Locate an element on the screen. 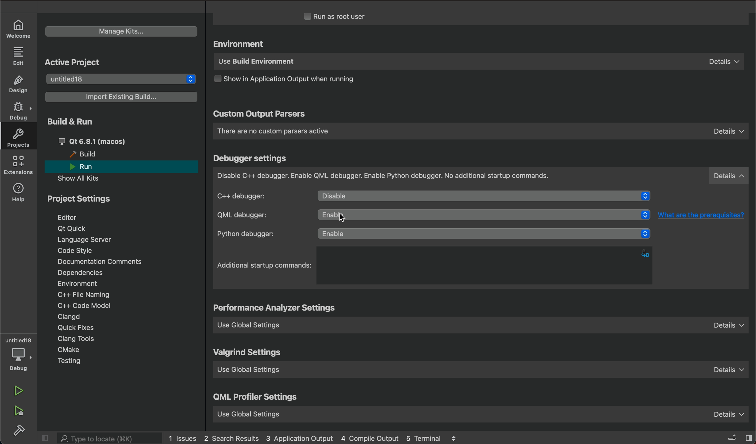 The image size is (756, 444). clangd is located at coordinates (70, 317).